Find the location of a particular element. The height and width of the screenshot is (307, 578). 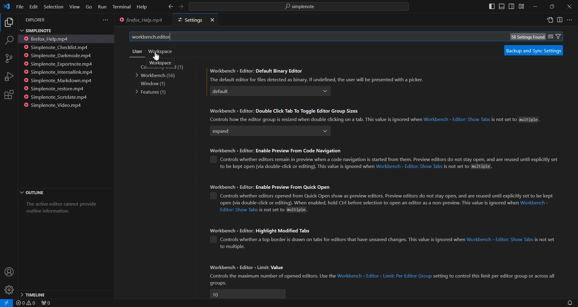

Enable button for preview code navigation is located at coordinates (214, 159).